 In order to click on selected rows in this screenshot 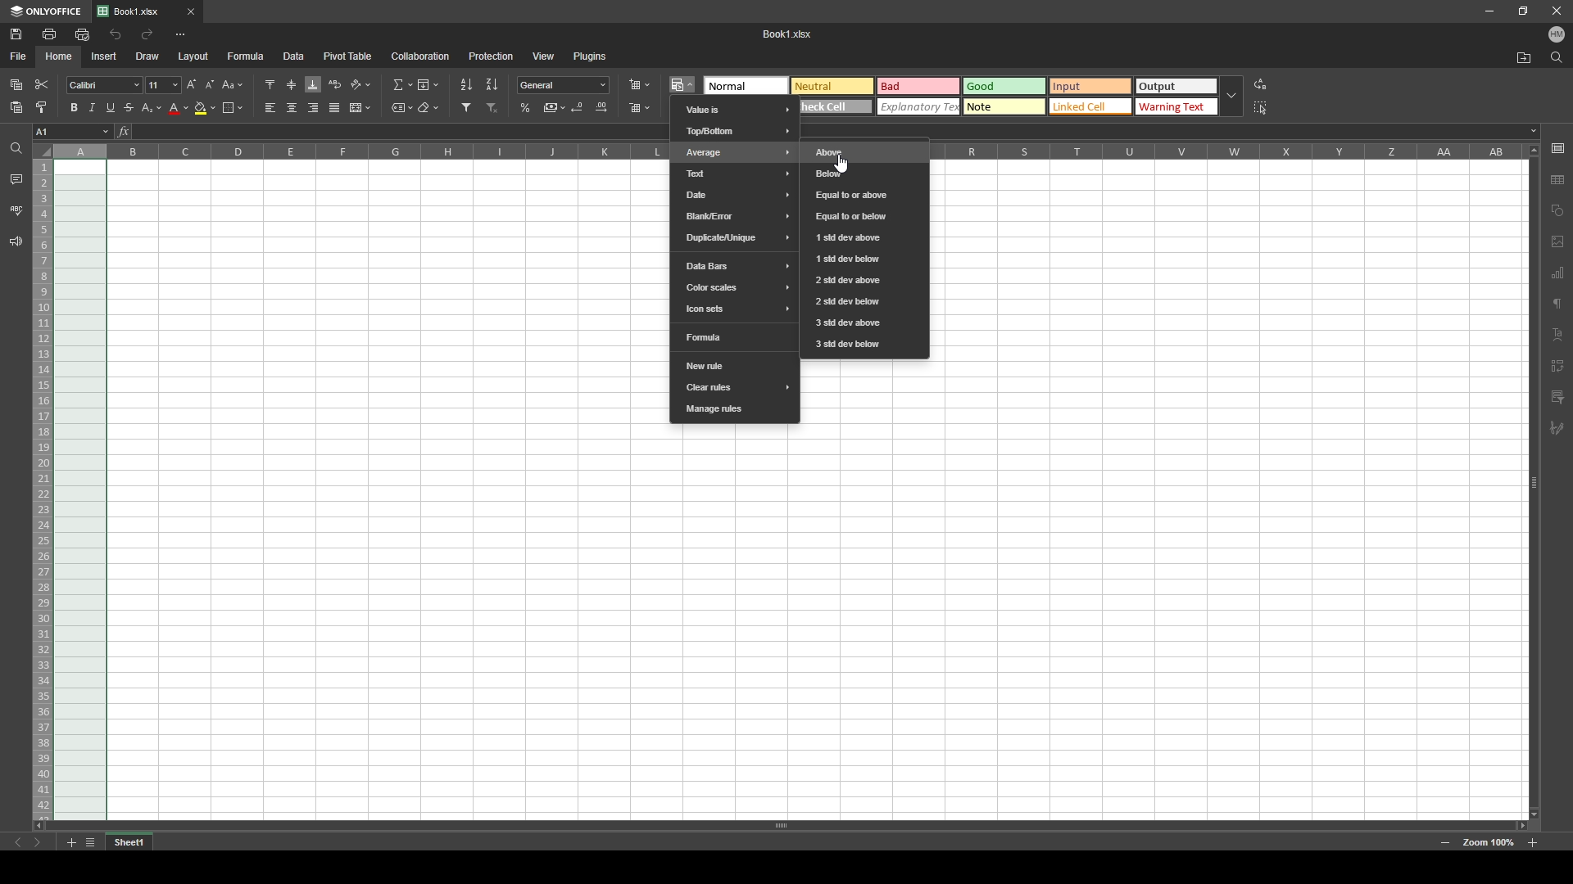, I will do `click(41, 490)`.